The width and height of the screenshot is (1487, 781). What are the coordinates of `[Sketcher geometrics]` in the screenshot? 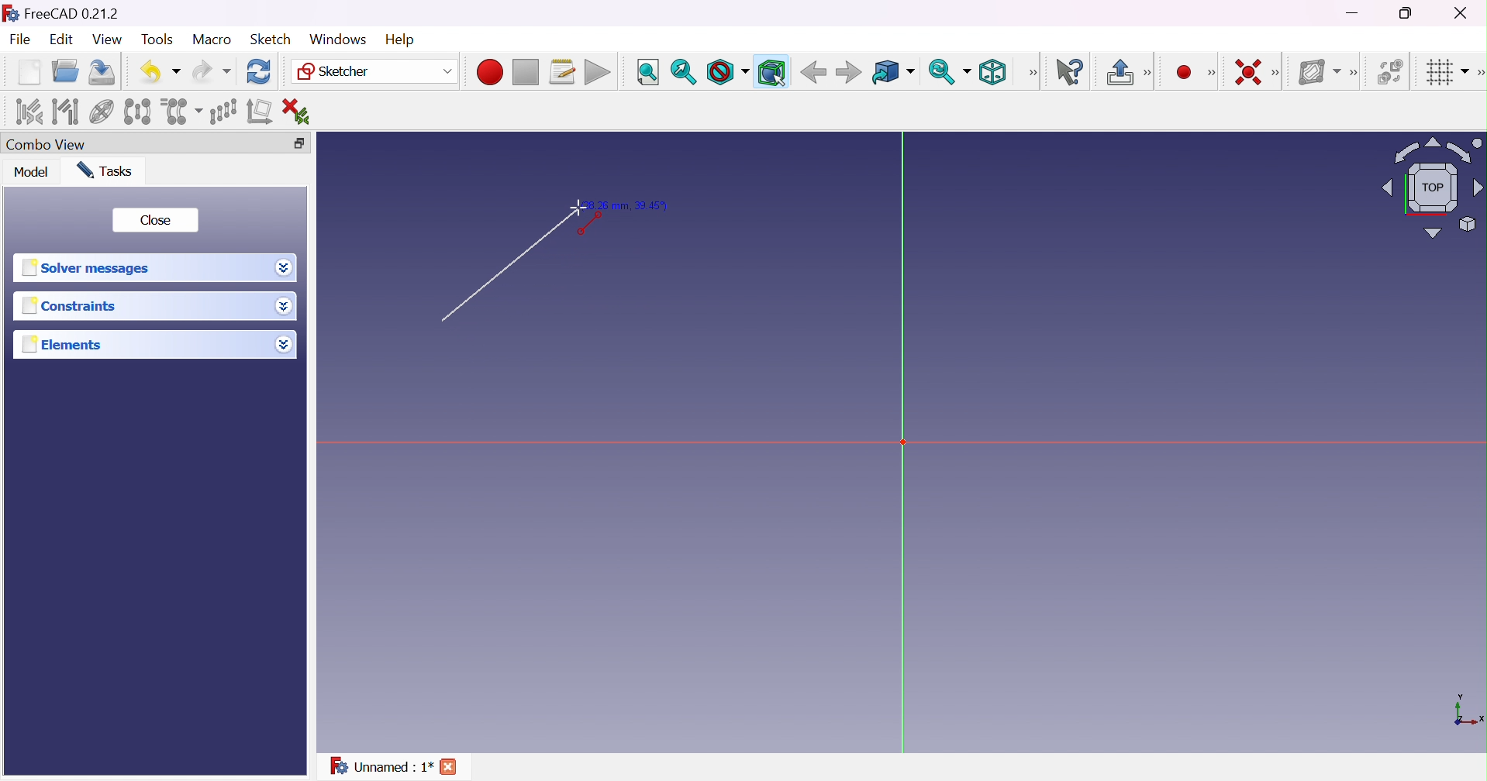 It's located at (1212, 73).